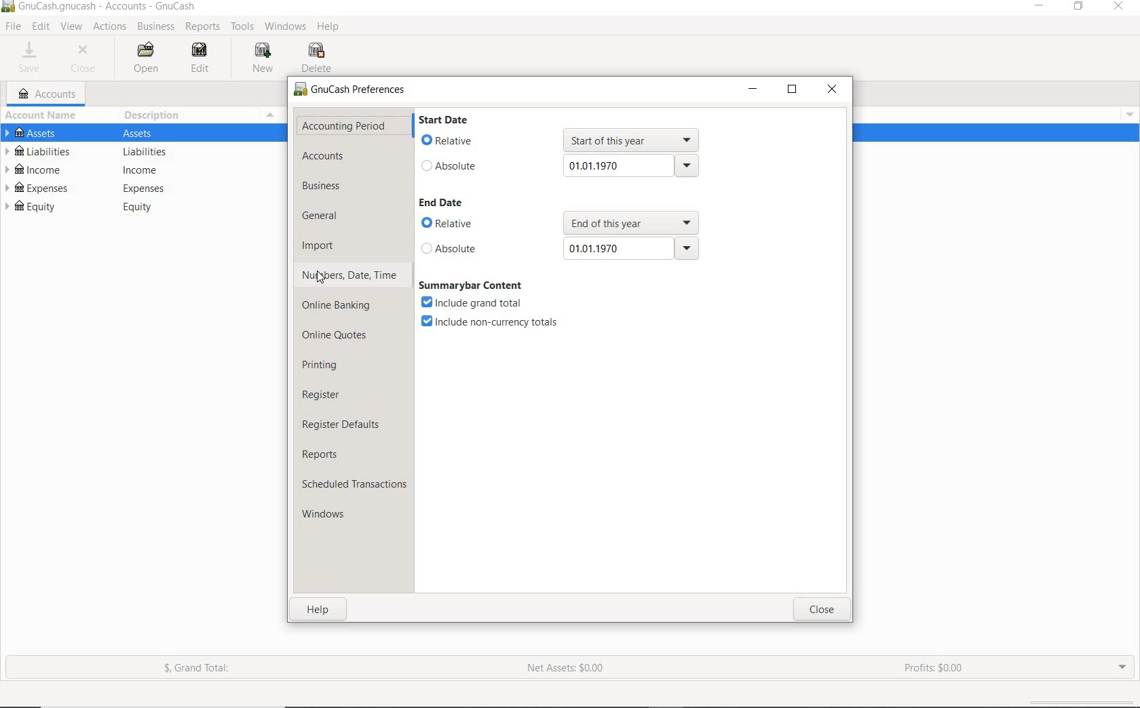 The image size is (1140, 708). I want to click on title, so click(108, 7).